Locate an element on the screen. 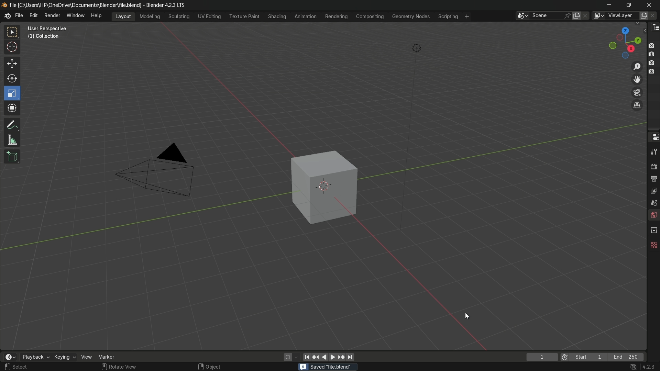  new scene is located at coordinates (578, 15).